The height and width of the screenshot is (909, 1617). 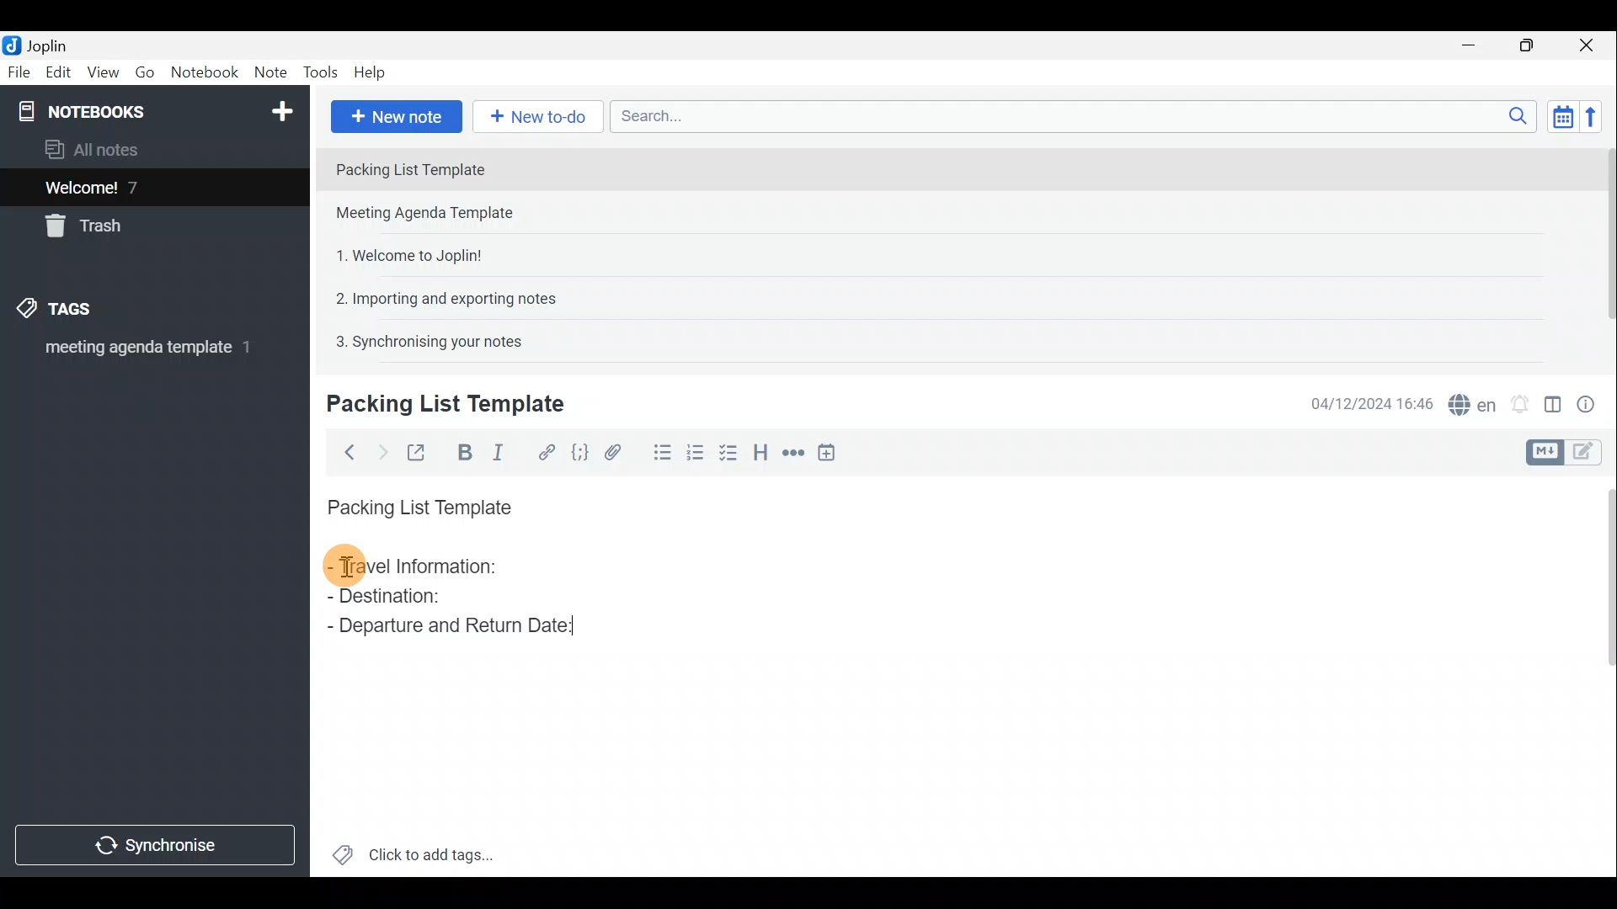 I want to click on Go, so click(x=146, y=72).